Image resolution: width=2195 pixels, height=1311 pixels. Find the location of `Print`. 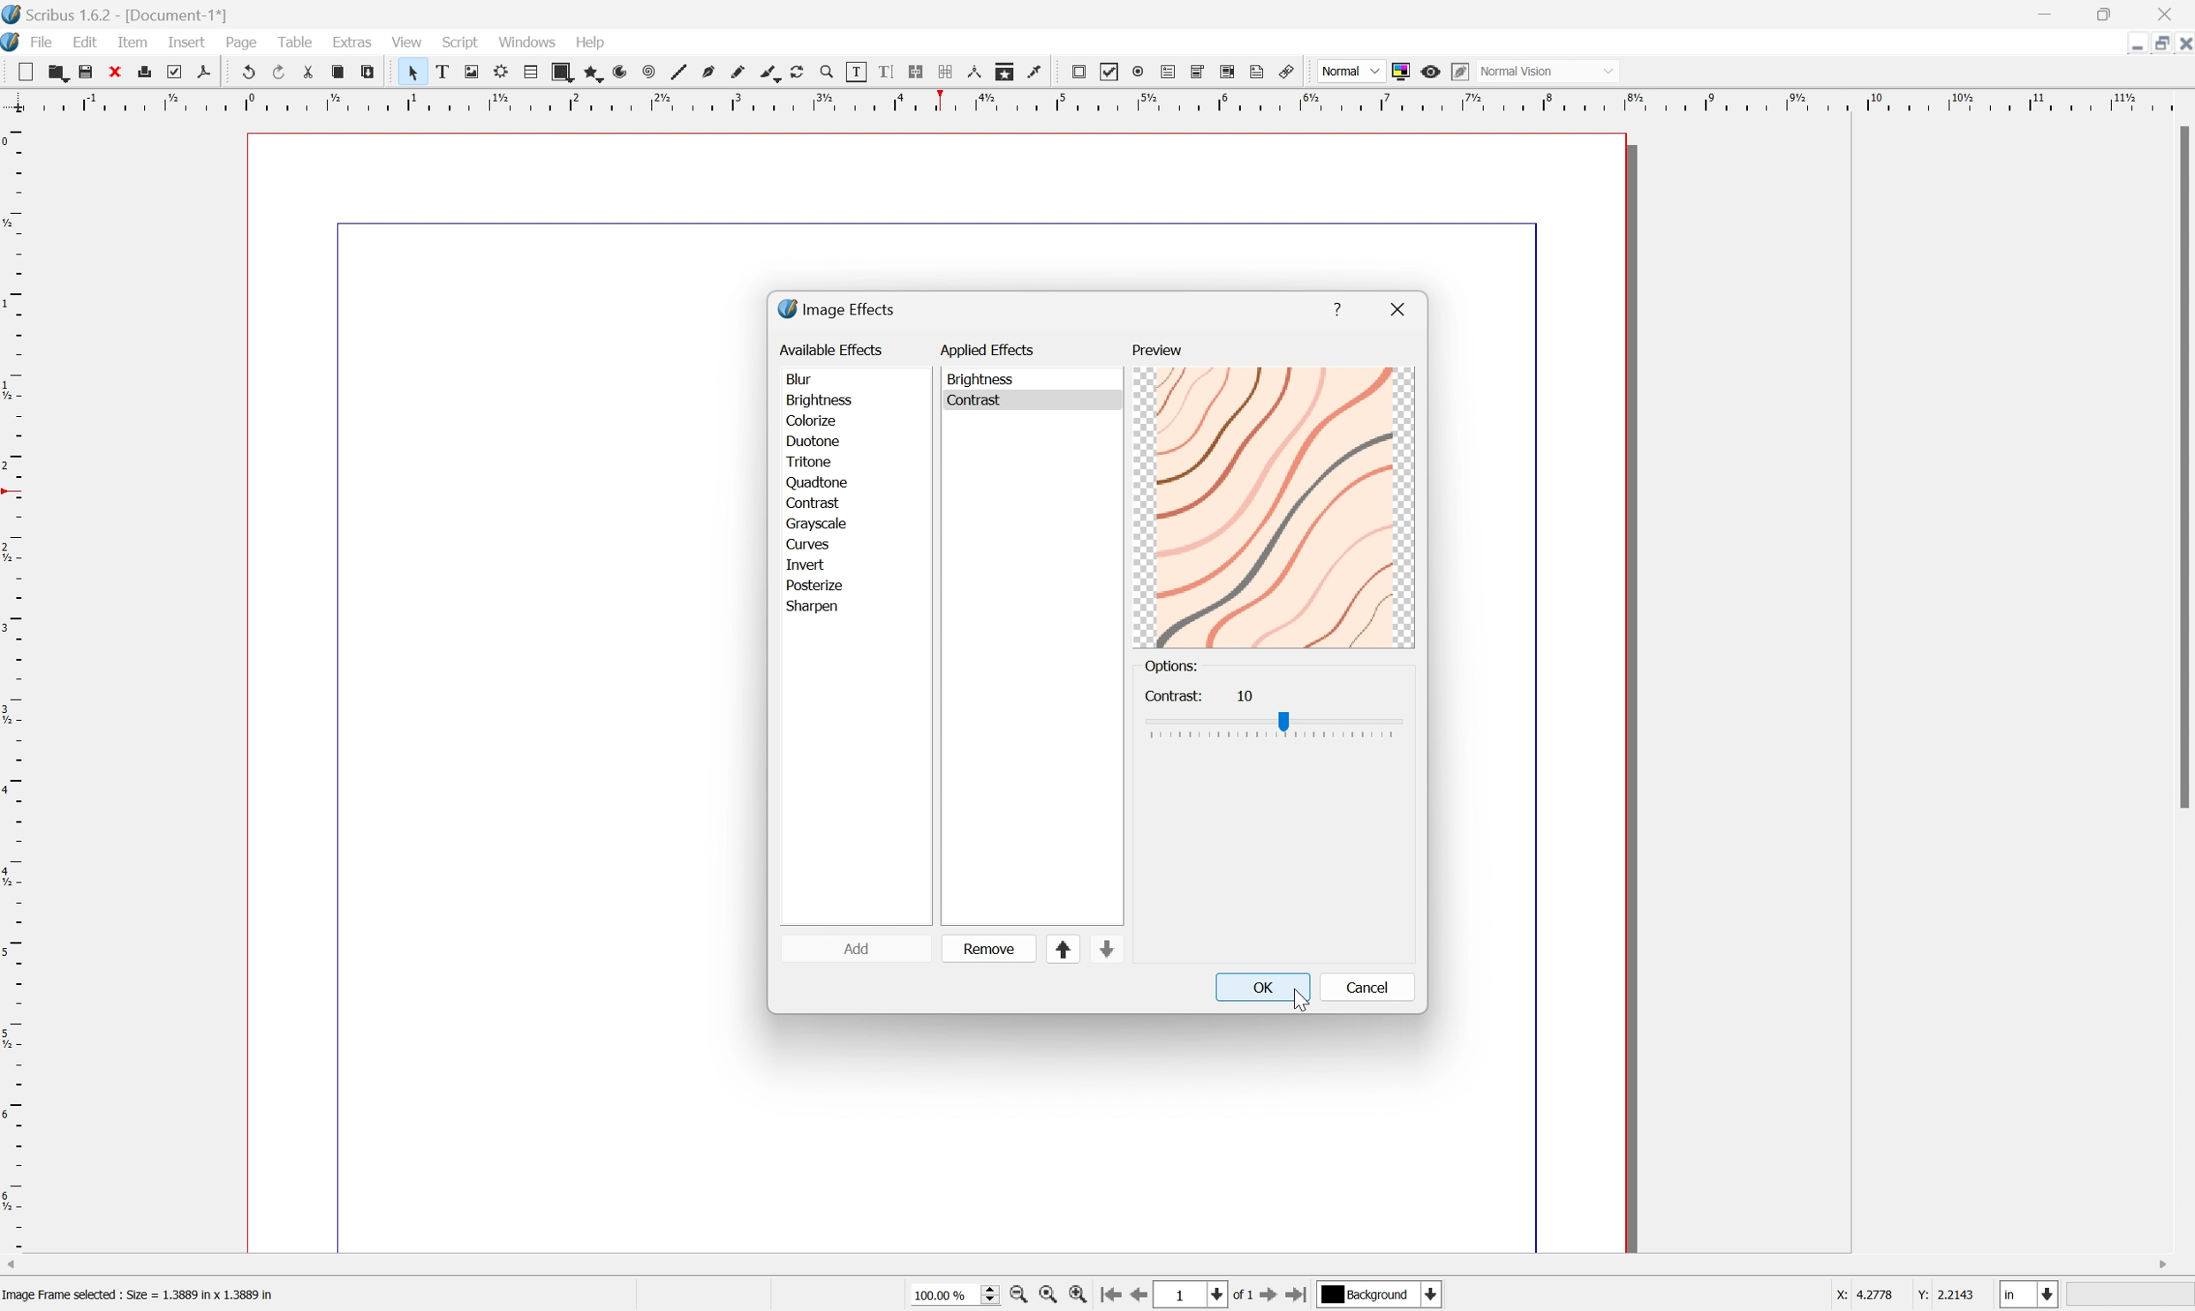

Print is located at coordinates (148, 72).